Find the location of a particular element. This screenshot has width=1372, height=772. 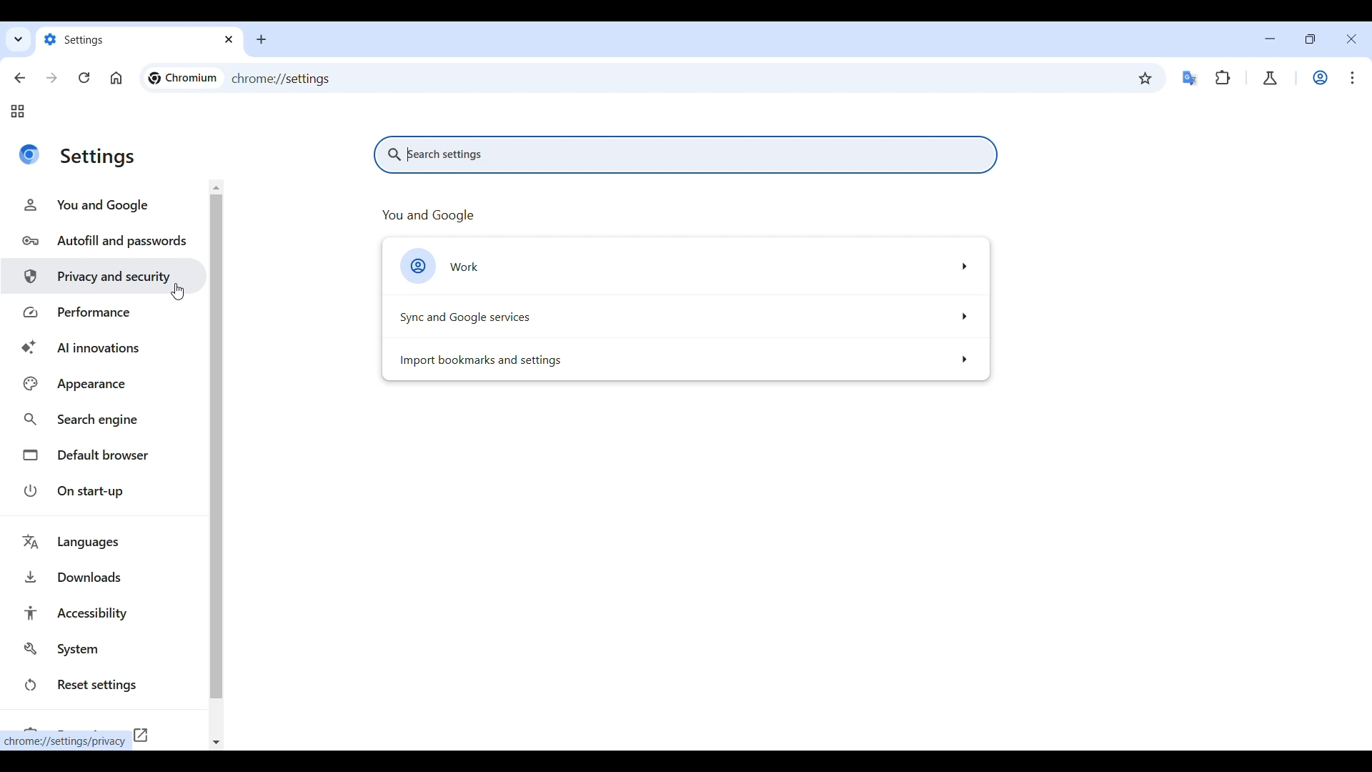

chrome://settings/privacy is located at coordinates (67, 741).